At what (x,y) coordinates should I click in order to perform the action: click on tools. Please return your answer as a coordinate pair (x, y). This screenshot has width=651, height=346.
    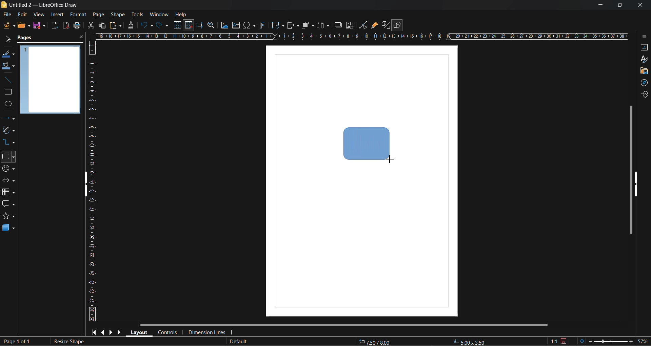
    Looking at the image, I should click on (139, 15).